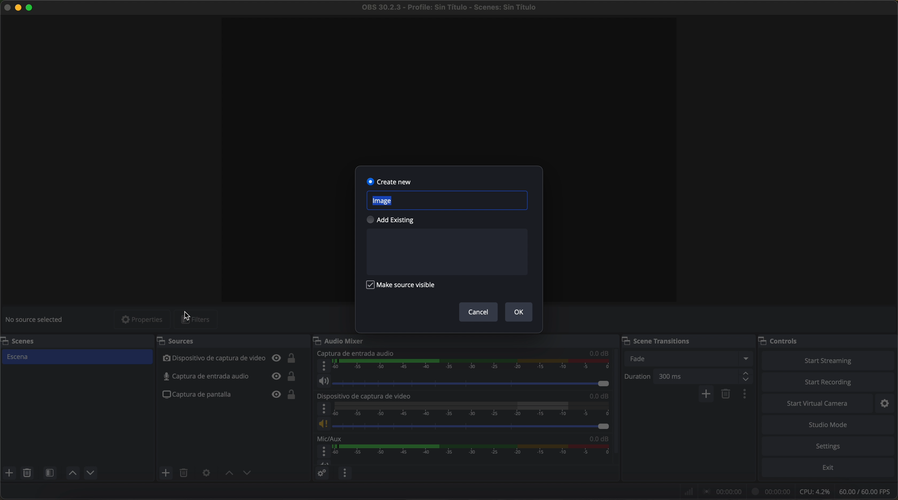  What do you see at coordinates (206, 473) in the screenshot?
I see `open source properties` at bounding box center [206, 473].